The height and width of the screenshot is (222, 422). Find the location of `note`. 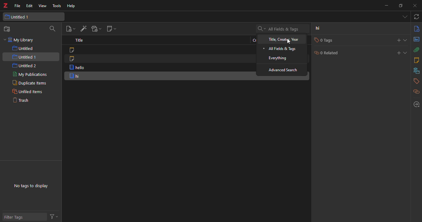

note is located at coordinates (73, 59).